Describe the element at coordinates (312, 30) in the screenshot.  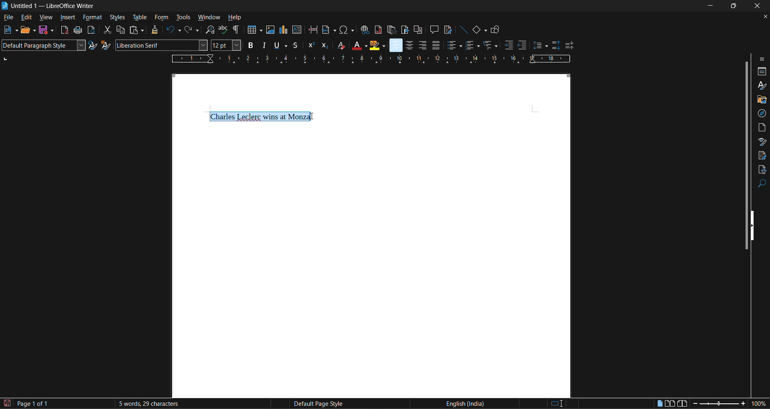
I see `insert page break` at that location.